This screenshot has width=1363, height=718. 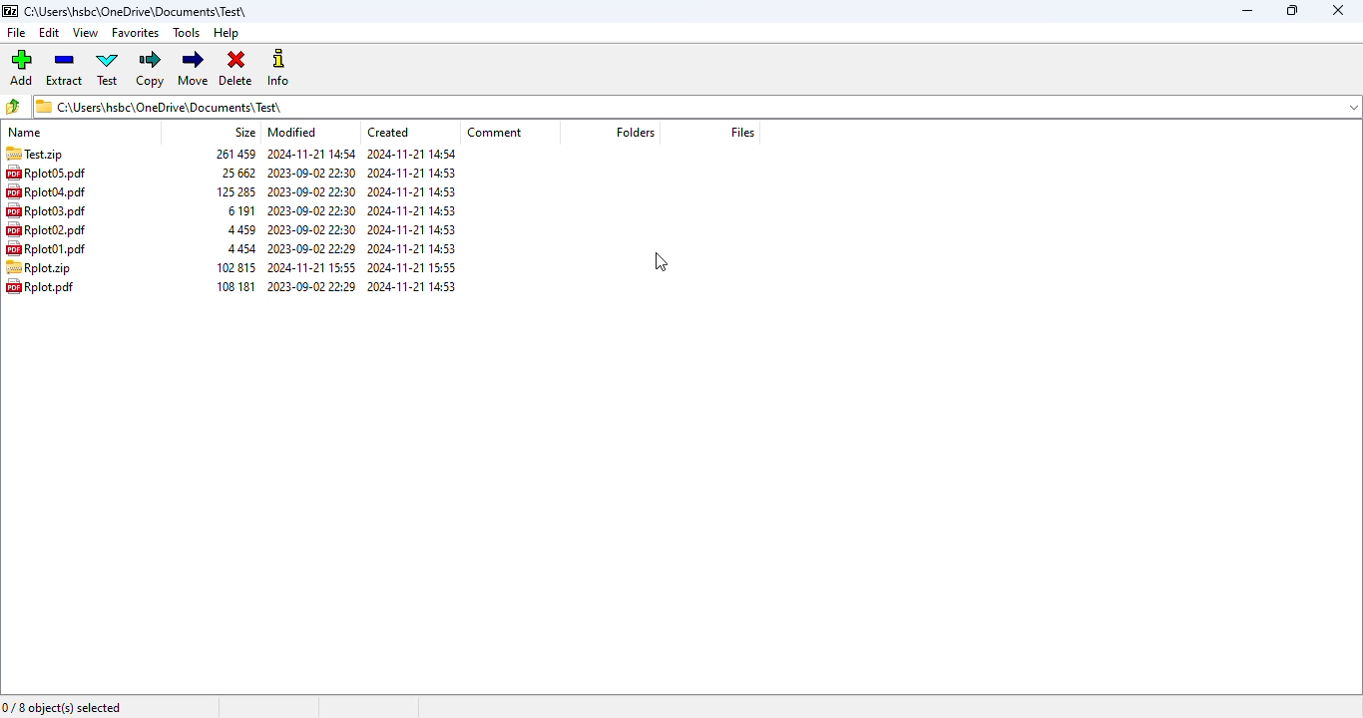 What do you see at coordinates (236, 68) in the screenshot?
I see `delete` at bounding box center [236, 68].